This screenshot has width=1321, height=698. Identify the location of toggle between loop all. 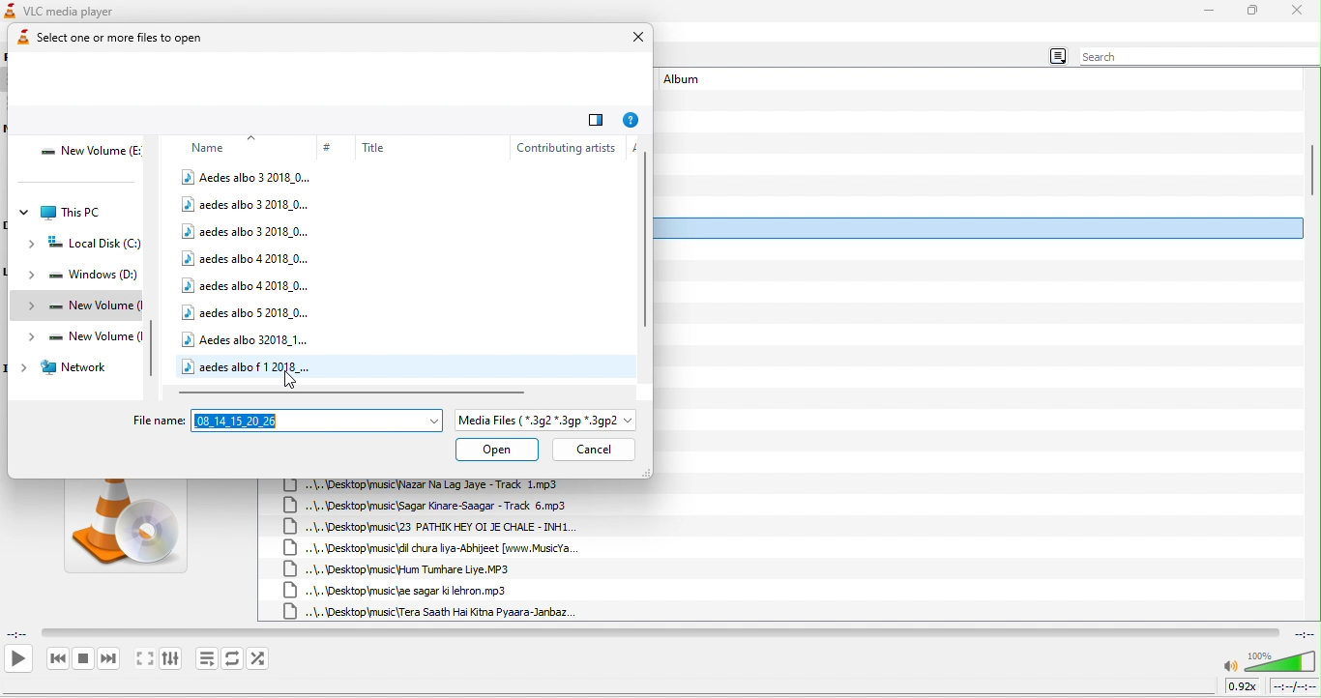
(233, 658).